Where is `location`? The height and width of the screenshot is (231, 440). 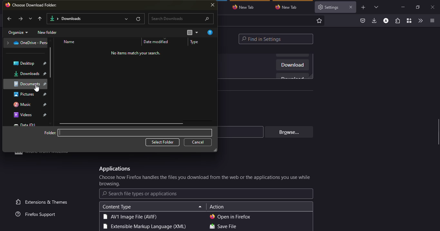
location is located at coordinates (26, 83).